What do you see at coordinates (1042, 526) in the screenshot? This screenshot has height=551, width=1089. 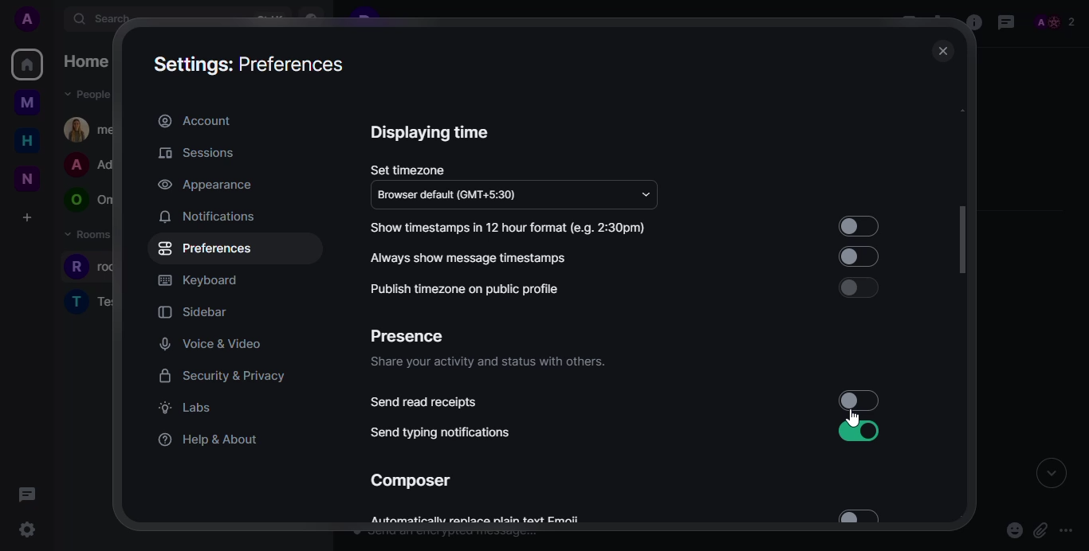 I see `attach` at bounding box center [1042, 526].